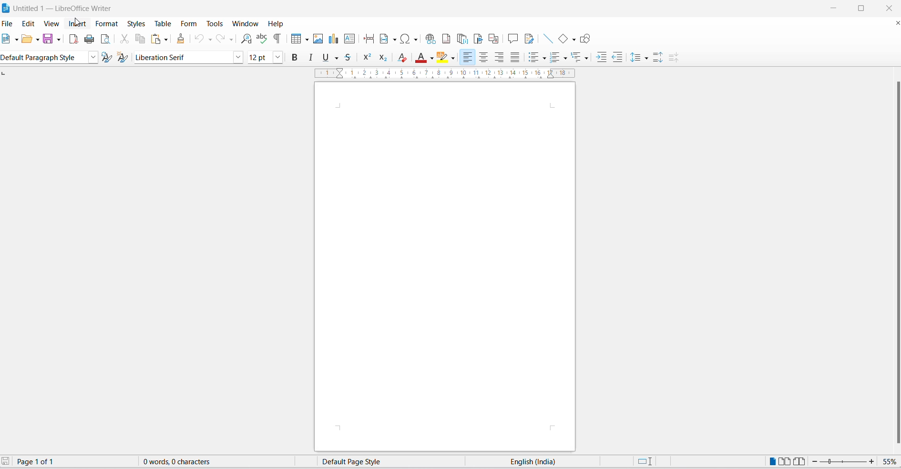 The height and width of the screenshot is (469, 901). Describe the element at coordinates (141, 40) in the screenshot. I see `copy` at that location.